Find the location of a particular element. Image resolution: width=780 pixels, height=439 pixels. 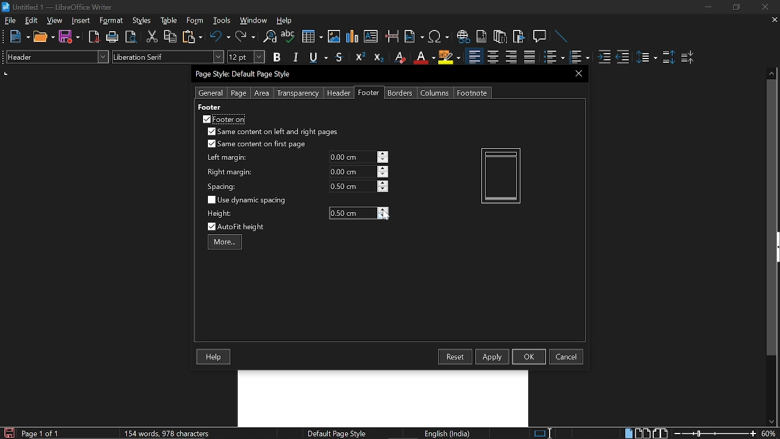

Transparency is located at coordinates (297, 93).